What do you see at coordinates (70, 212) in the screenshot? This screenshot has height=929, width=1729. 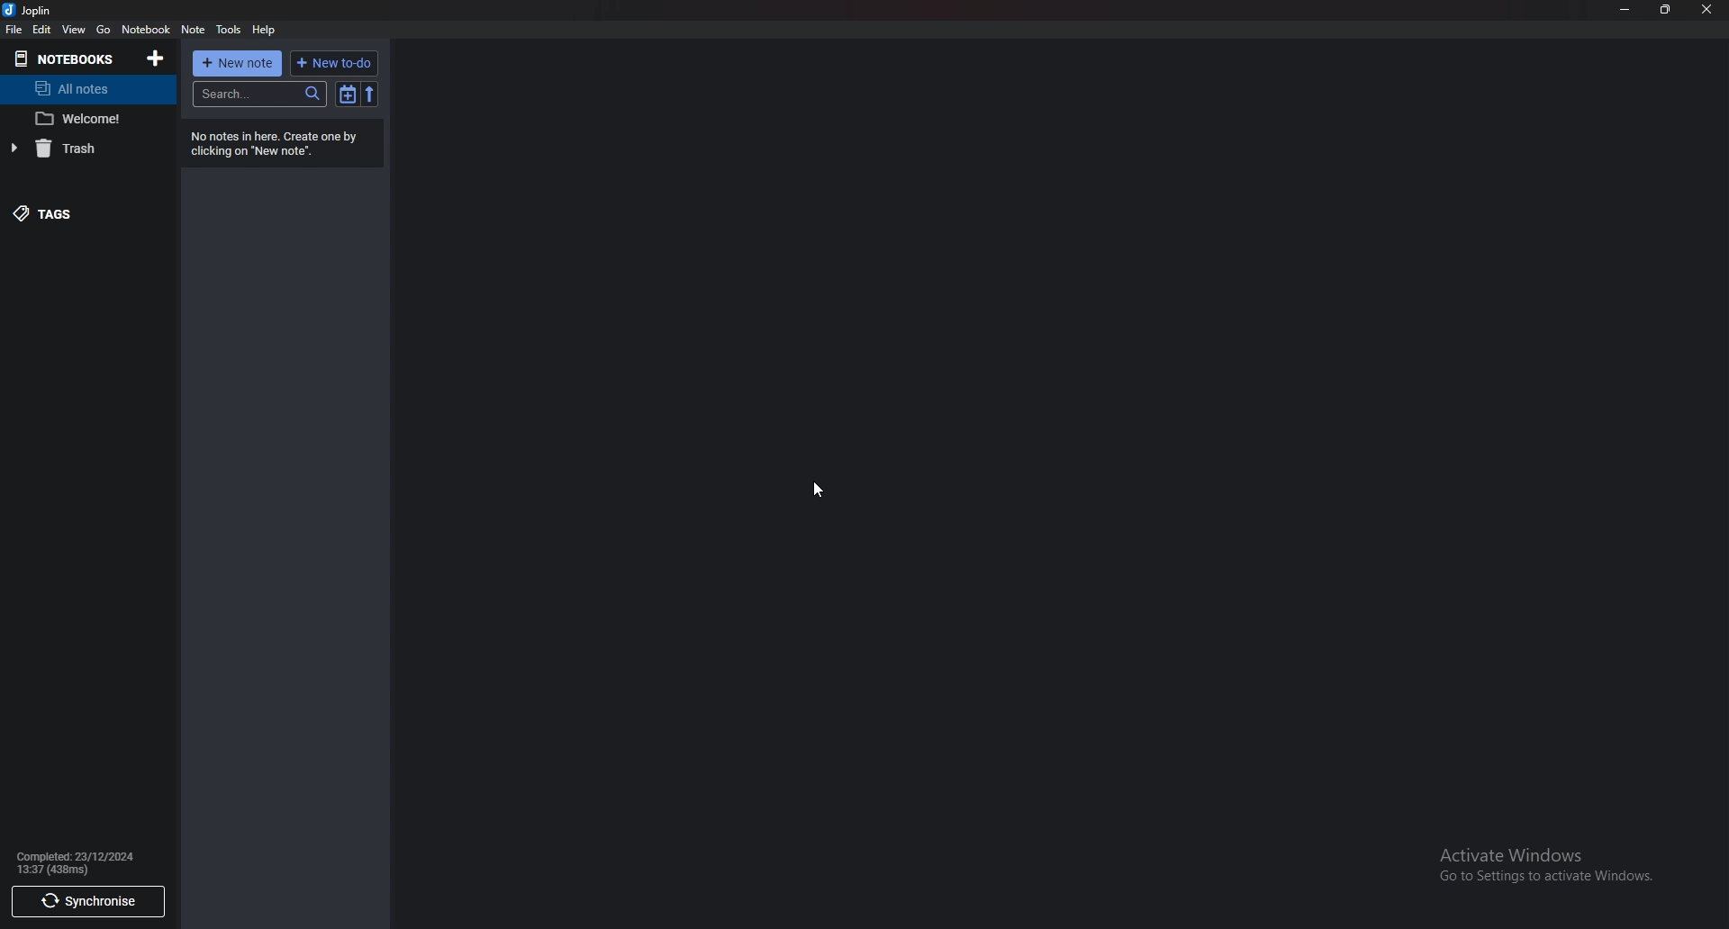 I see `Tags` at bounding box center [70, 212].